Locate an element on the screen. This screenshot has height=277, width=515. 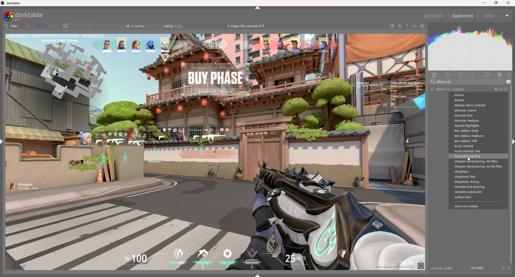
denoise medium is located at coordinates (473, 121).